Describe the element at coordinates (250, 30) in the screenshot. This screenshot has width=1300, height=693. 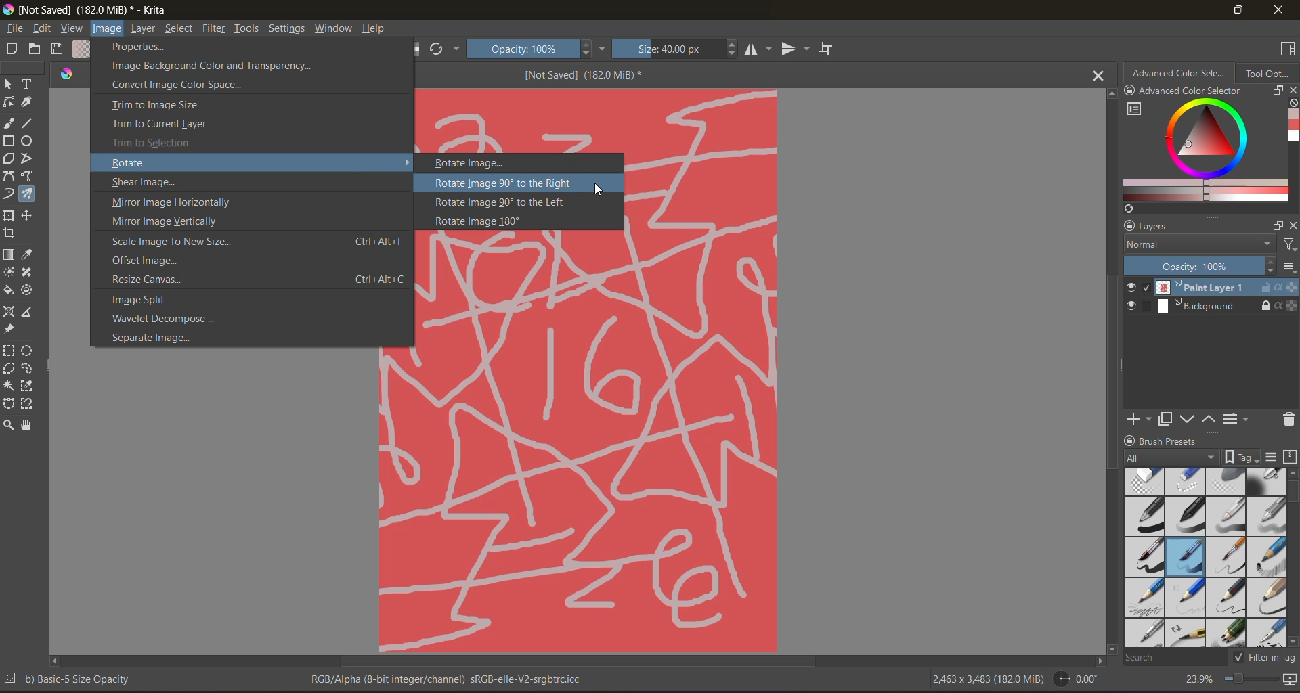
I see `tools` at that location.